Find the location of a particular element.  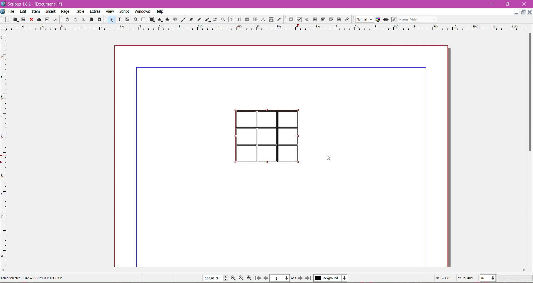

Vertical ruler is located at coordinates (10, 150).